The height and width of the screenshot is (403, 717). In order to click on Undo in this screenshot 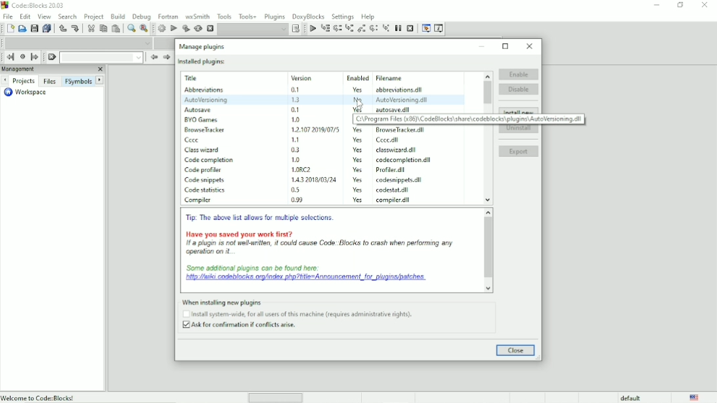, I will do `click(63, 30)`.